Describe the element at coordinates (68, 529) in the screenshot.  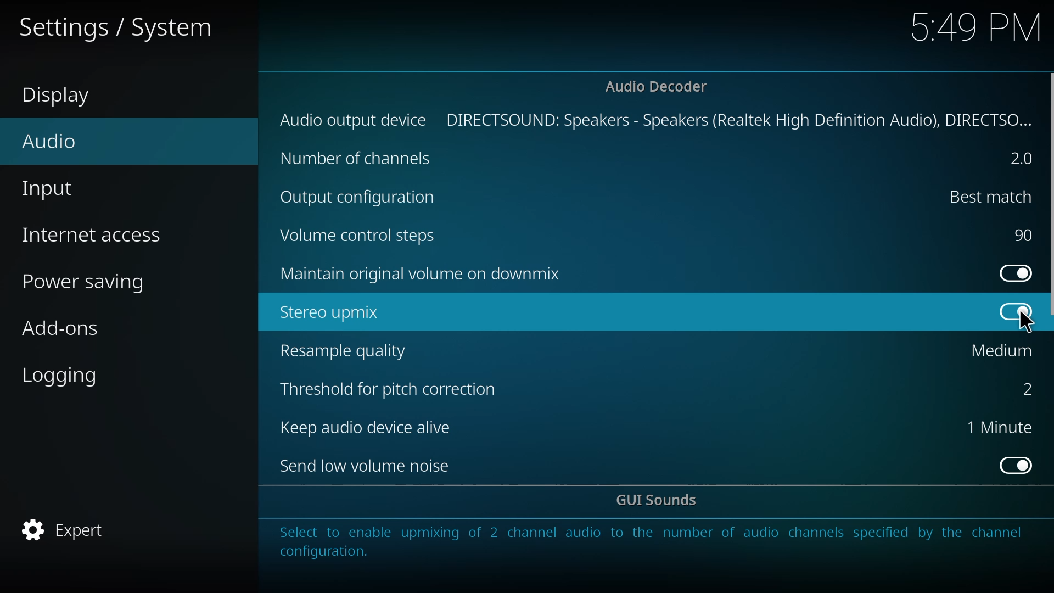
I see `expert` at that location.